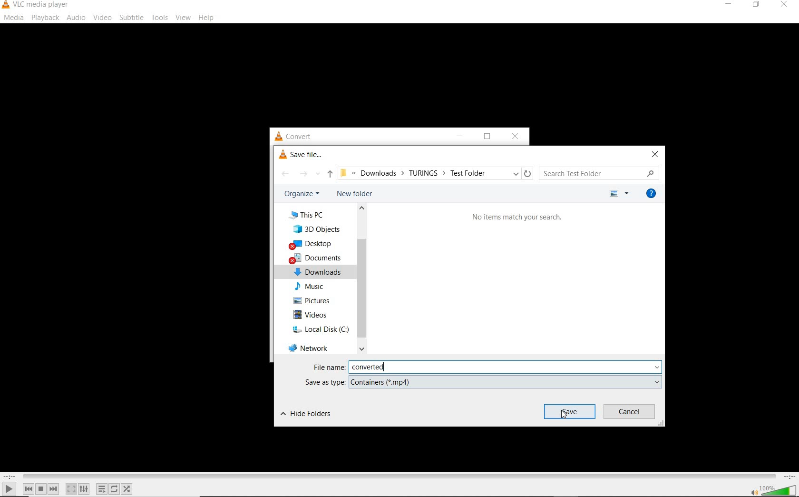 The image size is (799, 497). What do you see at coordinates (330, 174) in the screenshot?
I see `up` at bounding box center [330, 174].